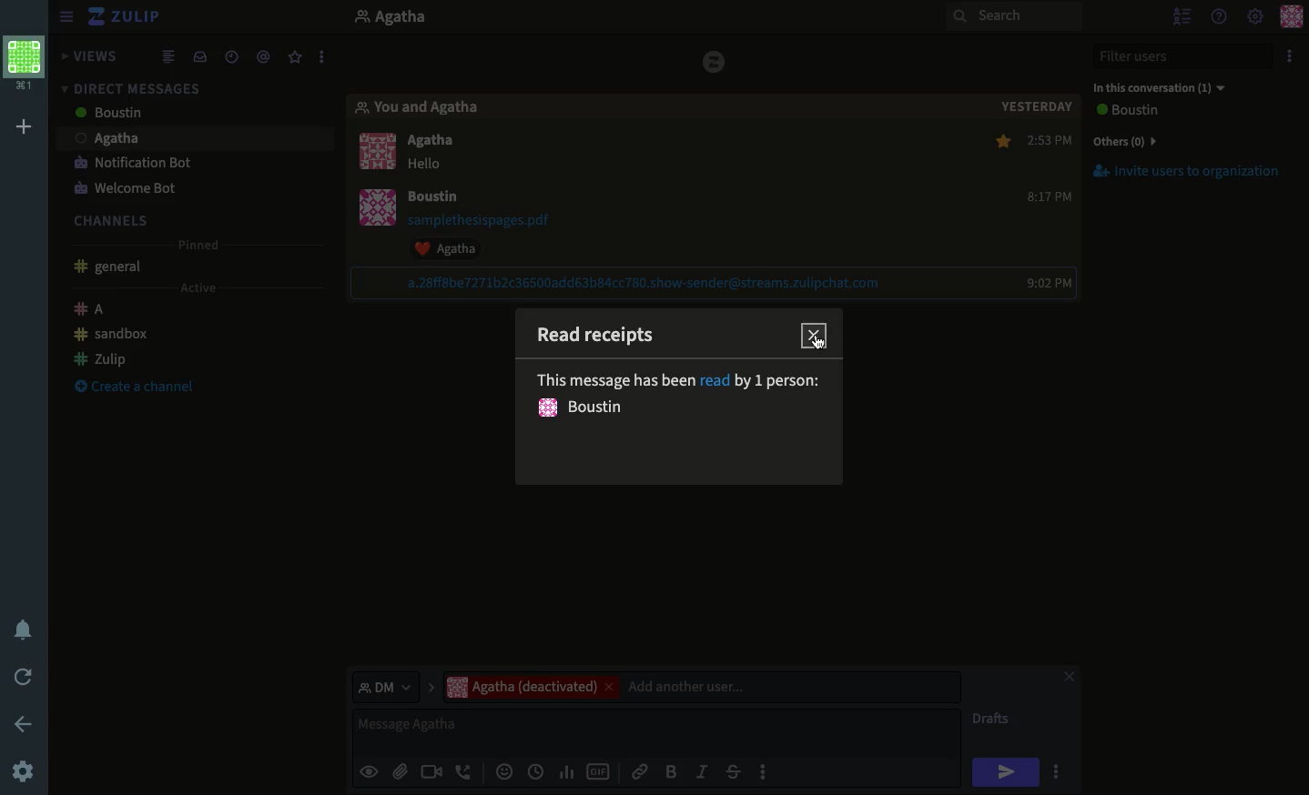 The width and height of the screenshot is (1309, 795). I want to click on Zulip, so click(127, 18).